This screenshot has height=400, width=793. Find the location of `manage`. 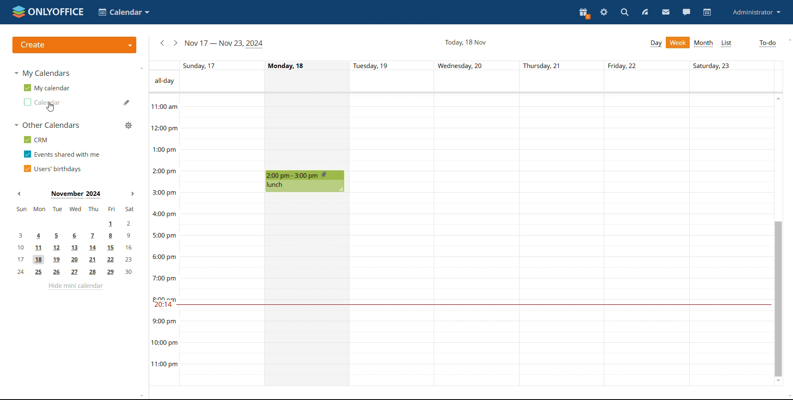

manage is located at coordinates (128, 125).